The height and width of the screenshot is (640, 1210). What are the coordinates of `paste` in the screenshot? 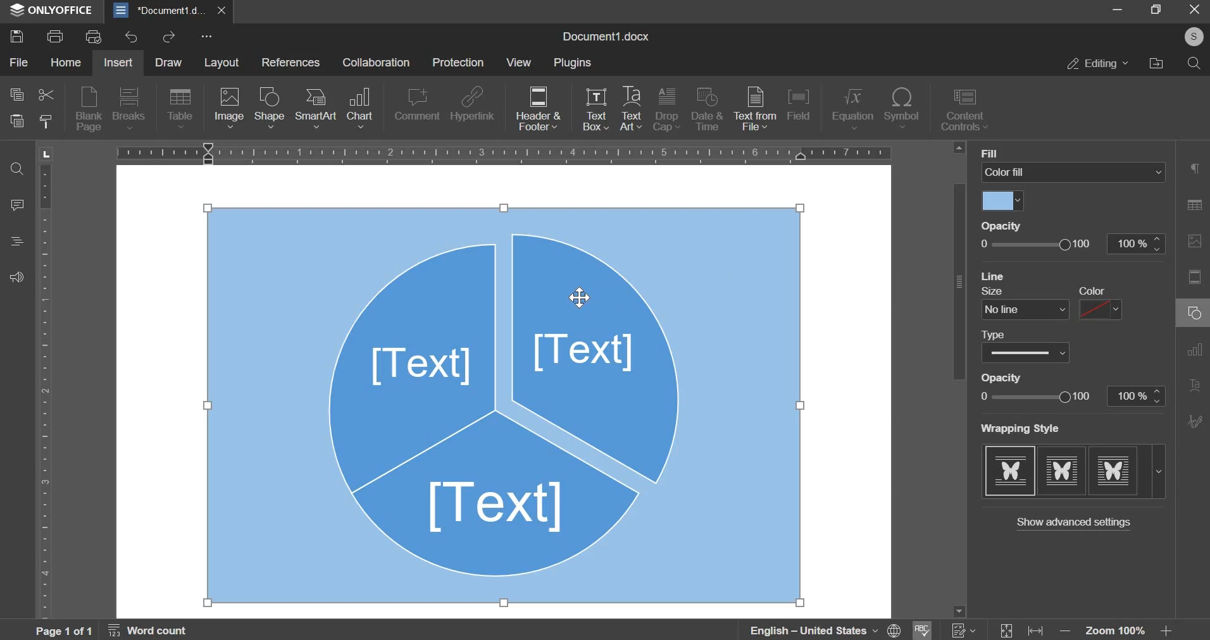 It's located at (17, 124).